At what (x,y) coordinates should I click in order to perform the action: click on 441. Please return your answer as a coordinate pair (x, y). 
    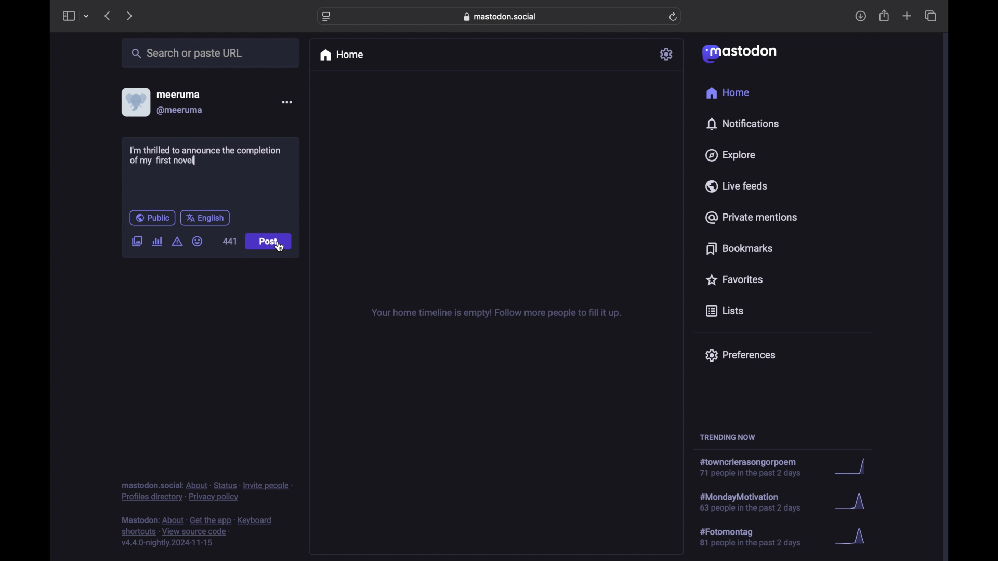
    Looking at the image, I should click on (230, 242).